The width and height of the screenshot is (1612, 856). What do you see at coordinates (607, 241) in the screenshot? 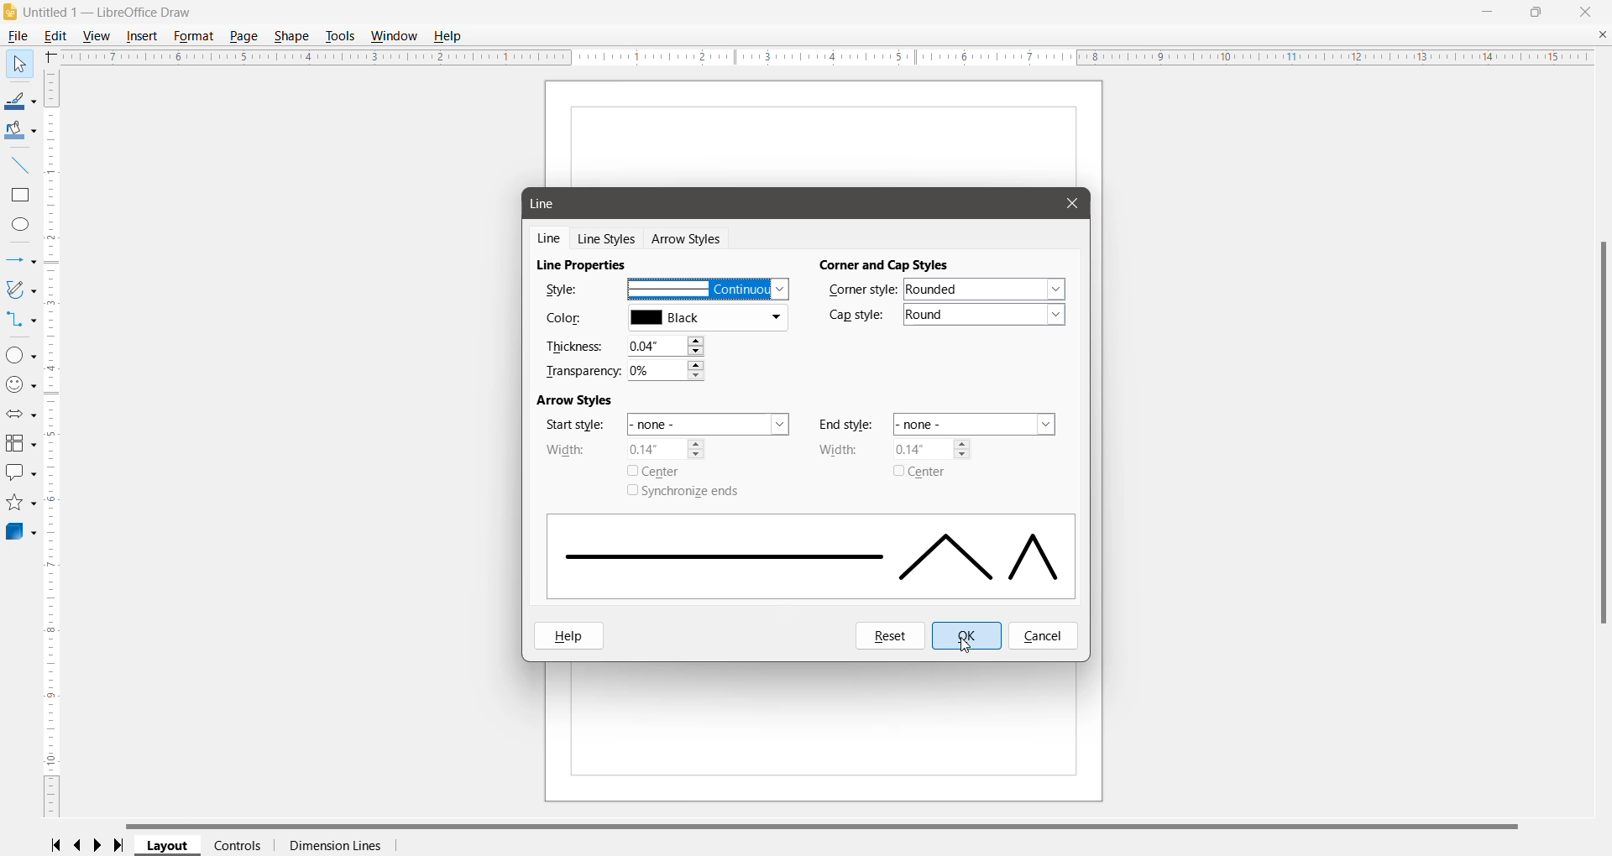
I see `Line Styles` at bounding box center [607, 241].